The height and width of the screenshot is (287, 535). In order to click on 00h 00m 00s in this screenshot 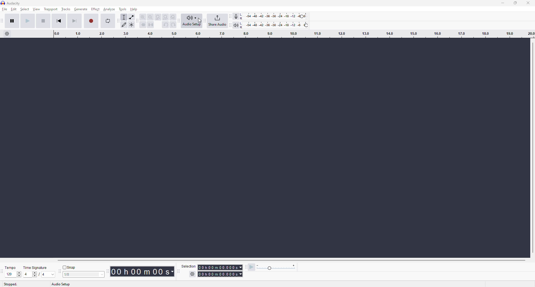, I will do `click(144, 272)`.